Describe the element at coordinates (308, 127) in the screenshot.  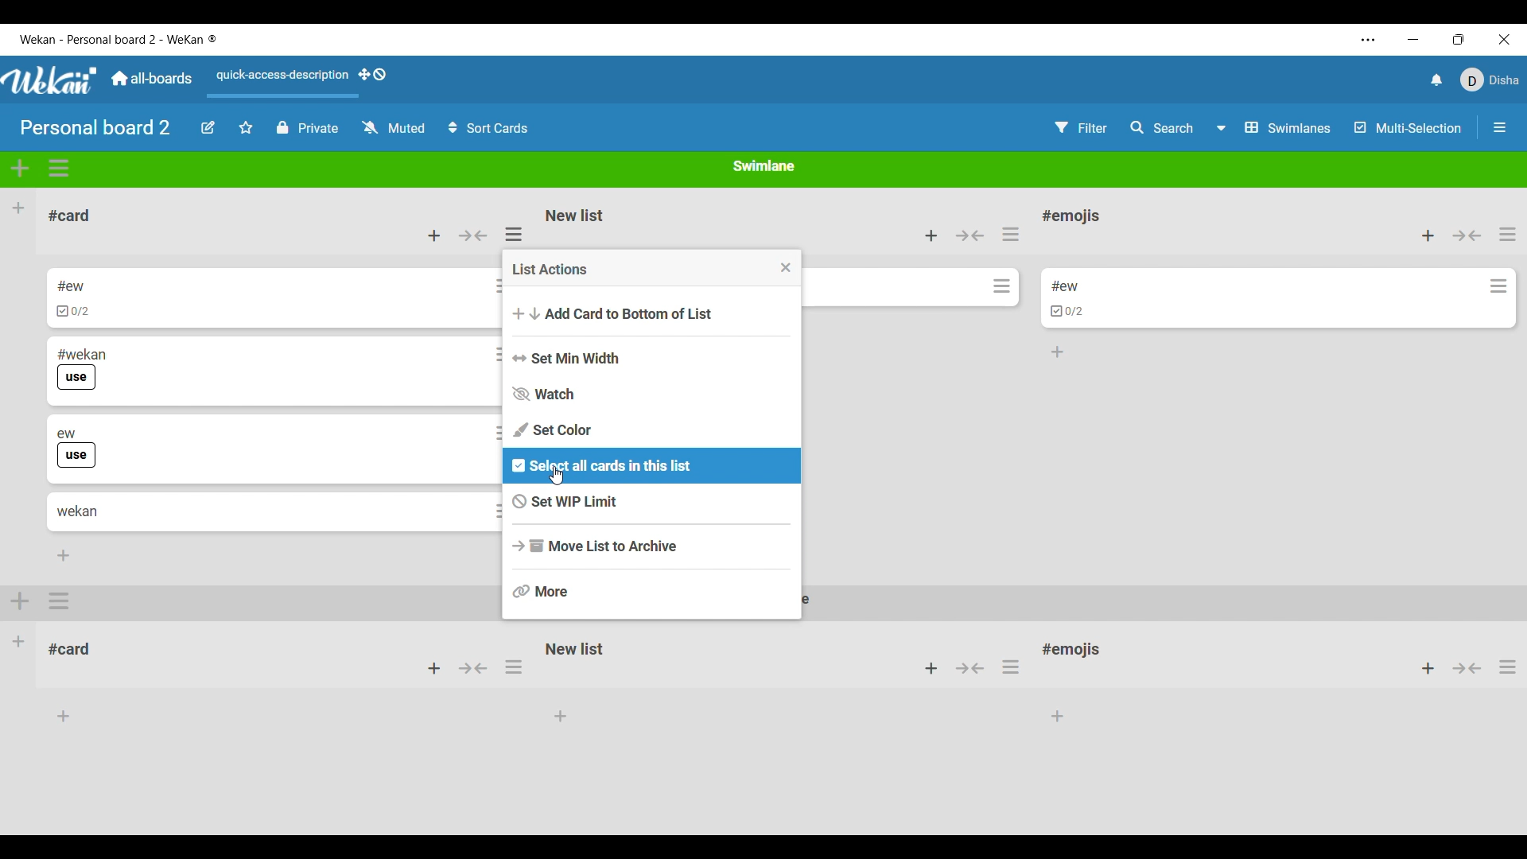
I see `Privcy status of current board` at that location.